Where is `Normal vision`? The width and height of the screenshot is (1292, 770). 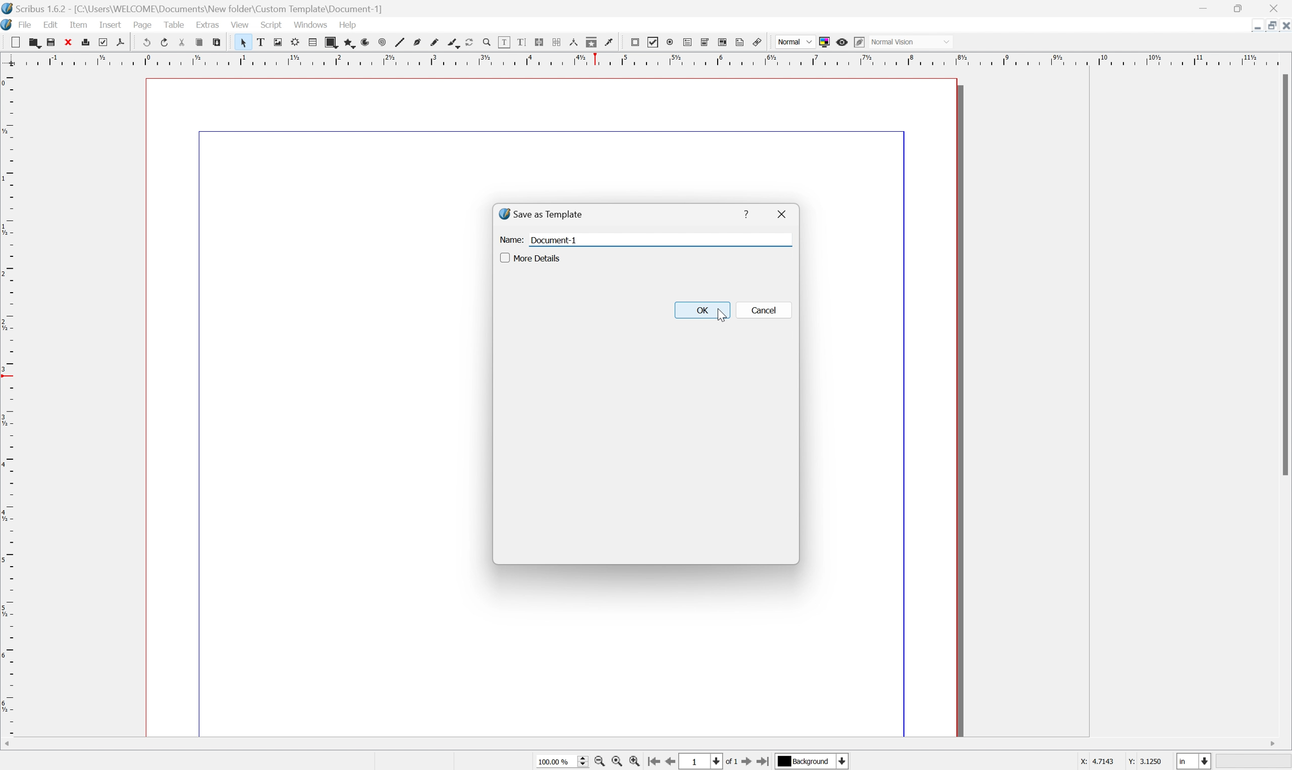
Normal vision is located at coordinates (920, 41).